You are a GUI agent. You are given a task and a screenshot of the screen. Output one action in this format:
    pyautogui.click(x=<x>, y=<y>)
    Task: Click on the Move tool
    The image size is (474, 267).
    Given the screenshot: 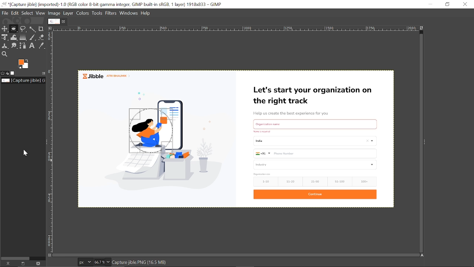 What is the action you would take?
    pyautogui.click(x=4, y=28)
    